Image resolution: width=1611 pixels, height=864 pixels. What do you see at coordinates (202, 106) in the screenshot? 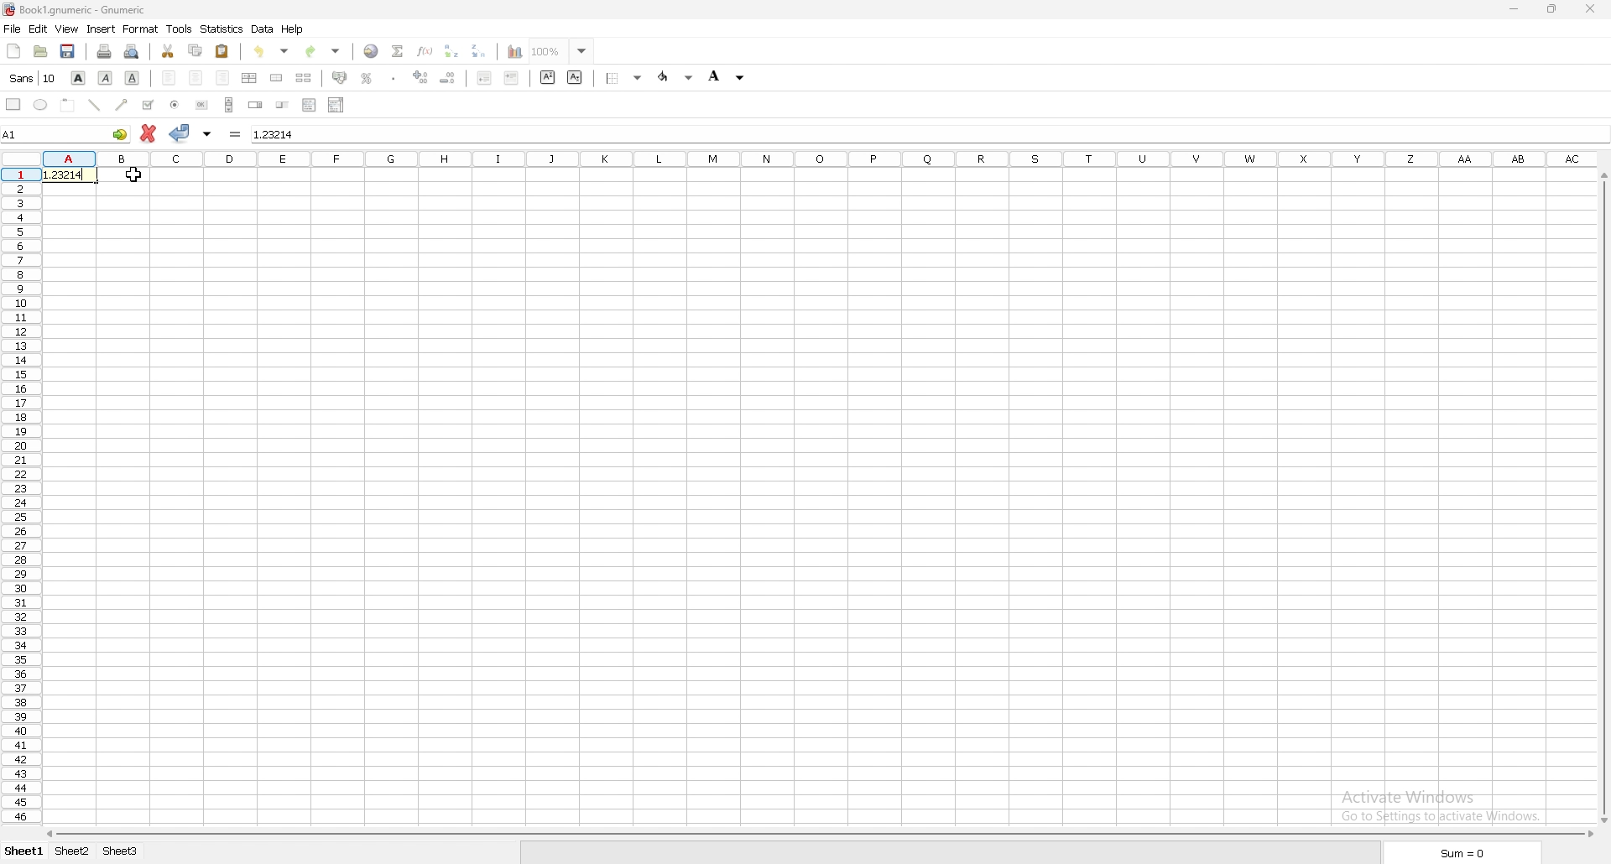
I see `button` at bounding box center [202, 106].